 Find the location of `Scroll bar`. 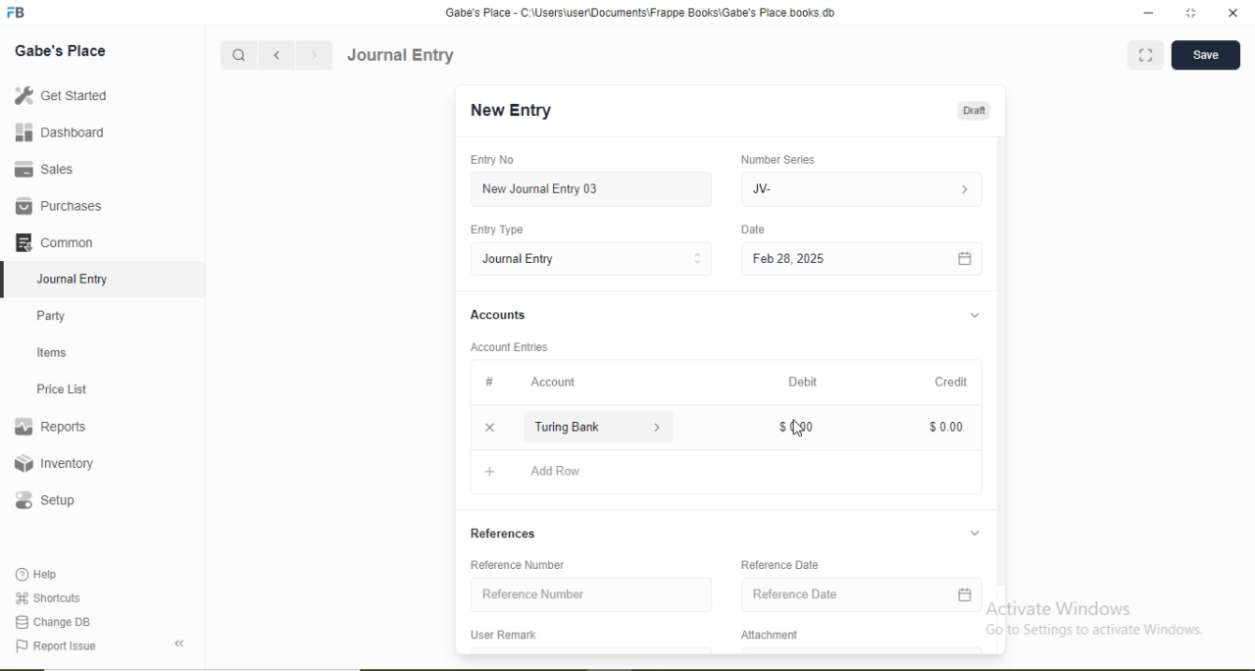

Scroll bar is located at coordinates (1001, 379).